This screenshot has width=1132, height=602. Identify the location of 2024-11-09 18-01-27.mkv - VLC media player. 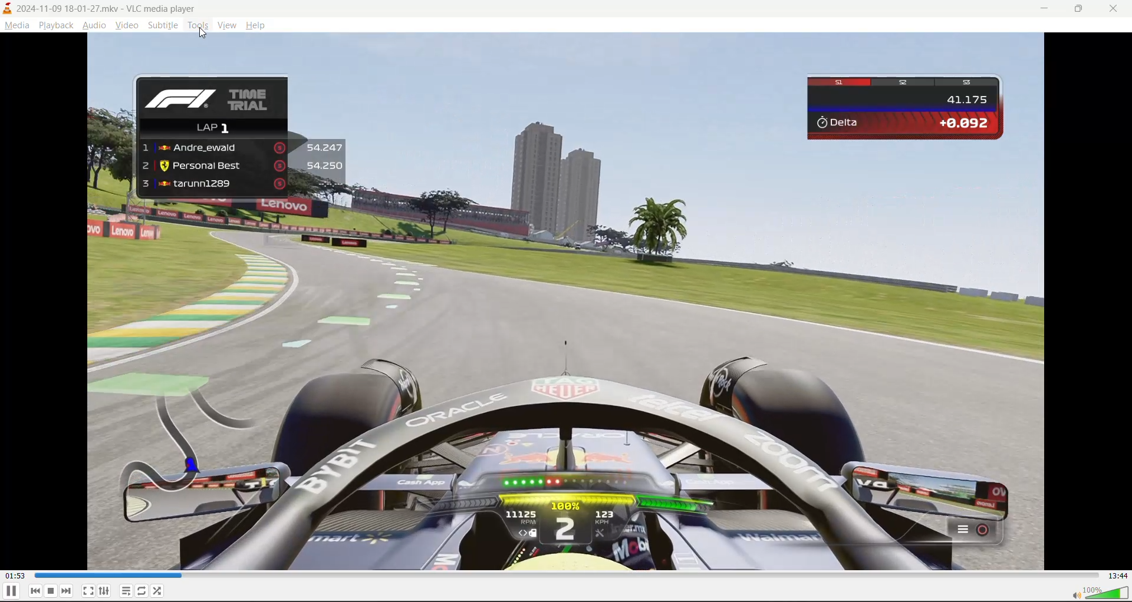
(125, 7).